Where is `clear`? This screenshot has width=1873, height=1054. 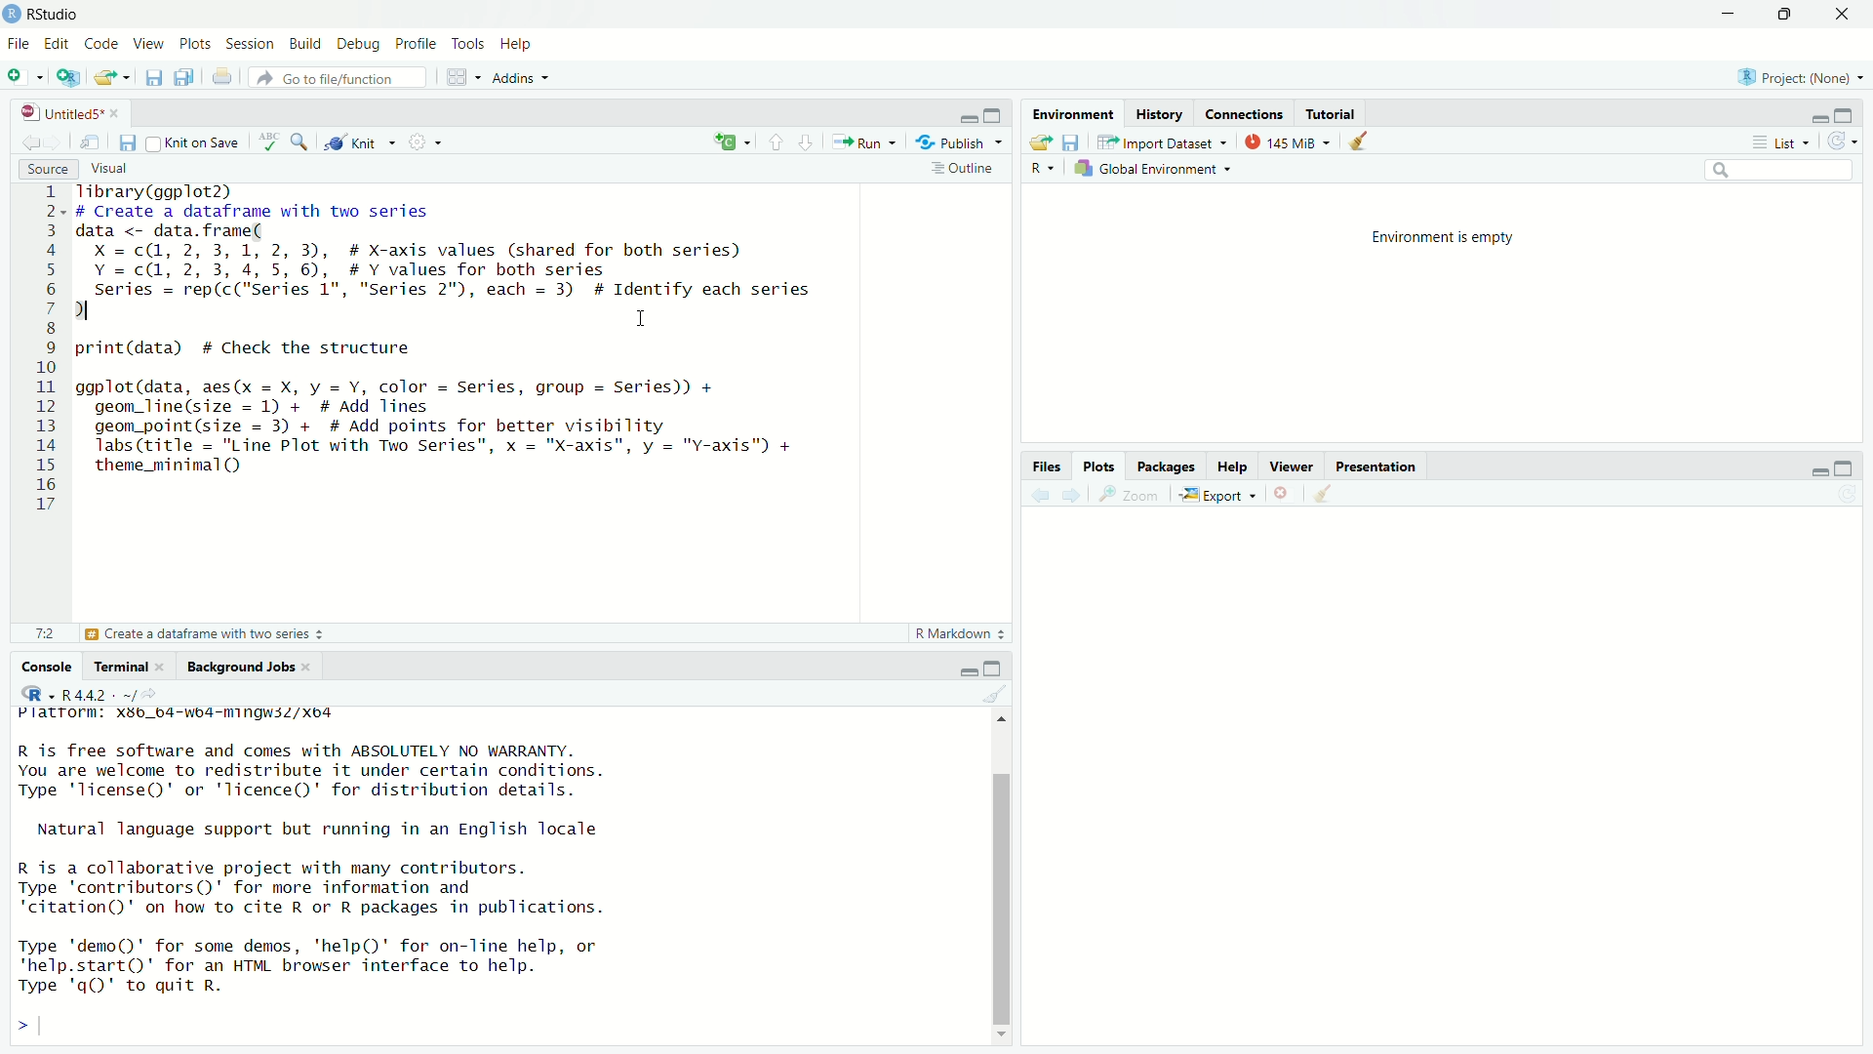
clear is located at coordinates (1280, 493).